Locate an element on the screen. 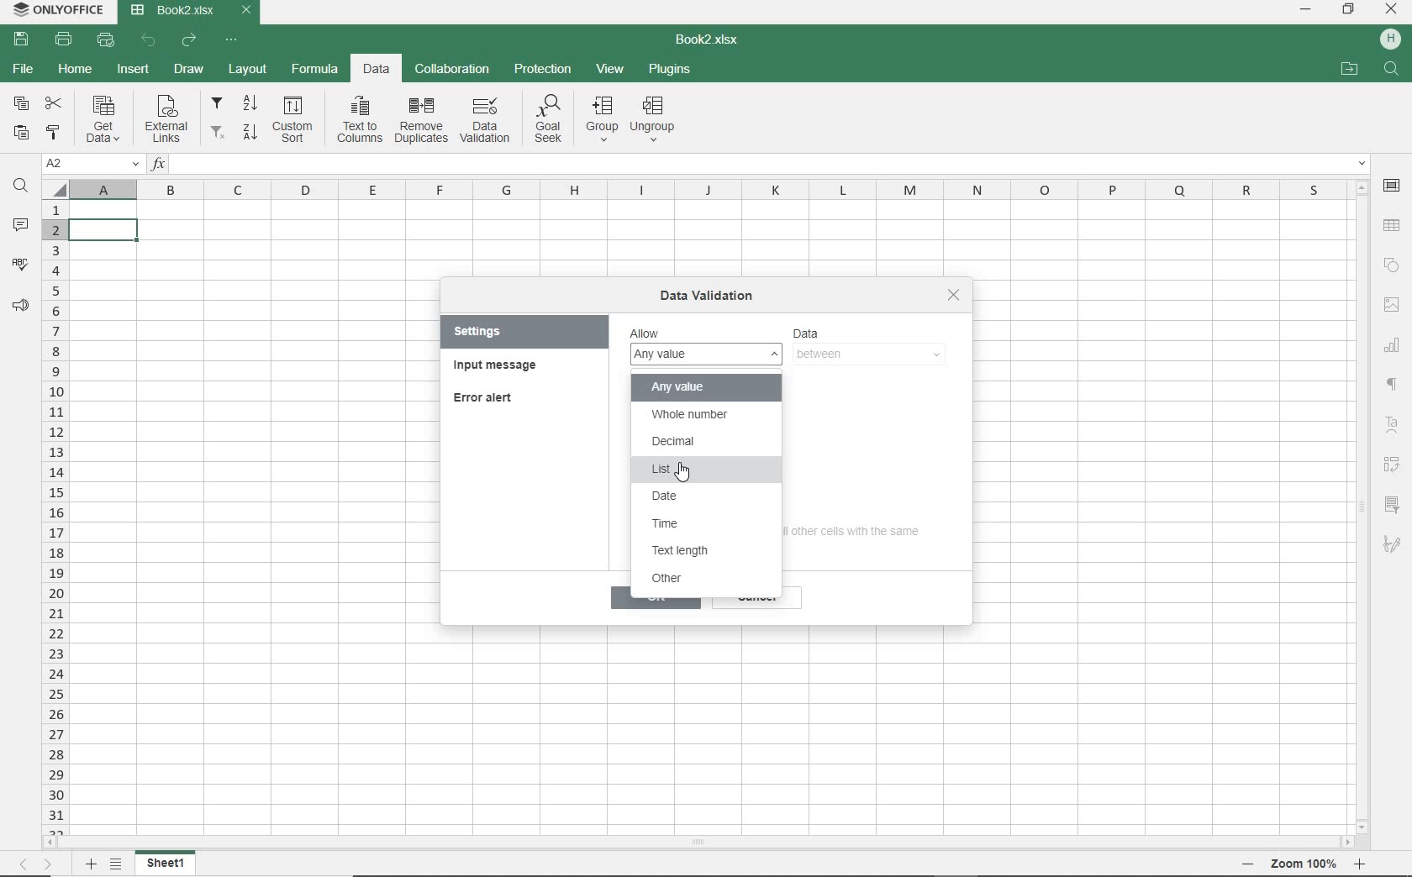 This screenshot has width=1412, height=877. COLLABORATION is located at coordinates (450, 70).